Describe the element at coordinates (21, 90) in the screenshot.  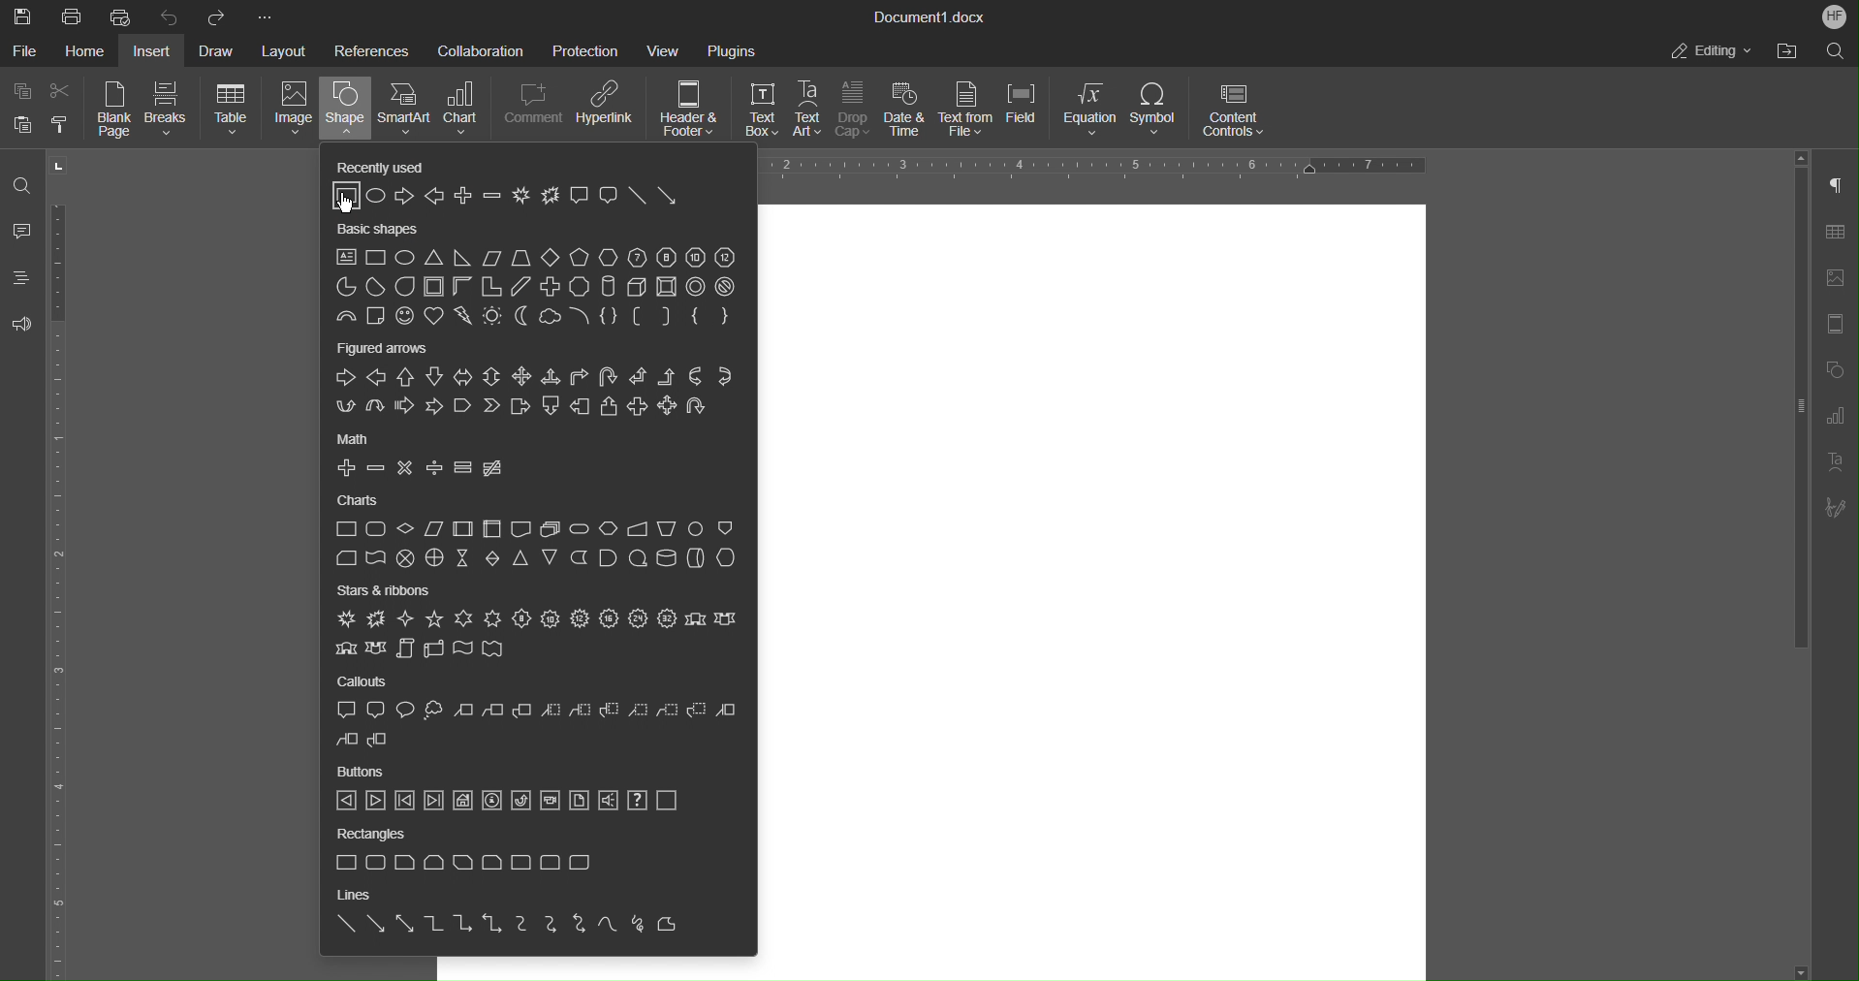
I see `Copy` at that location.